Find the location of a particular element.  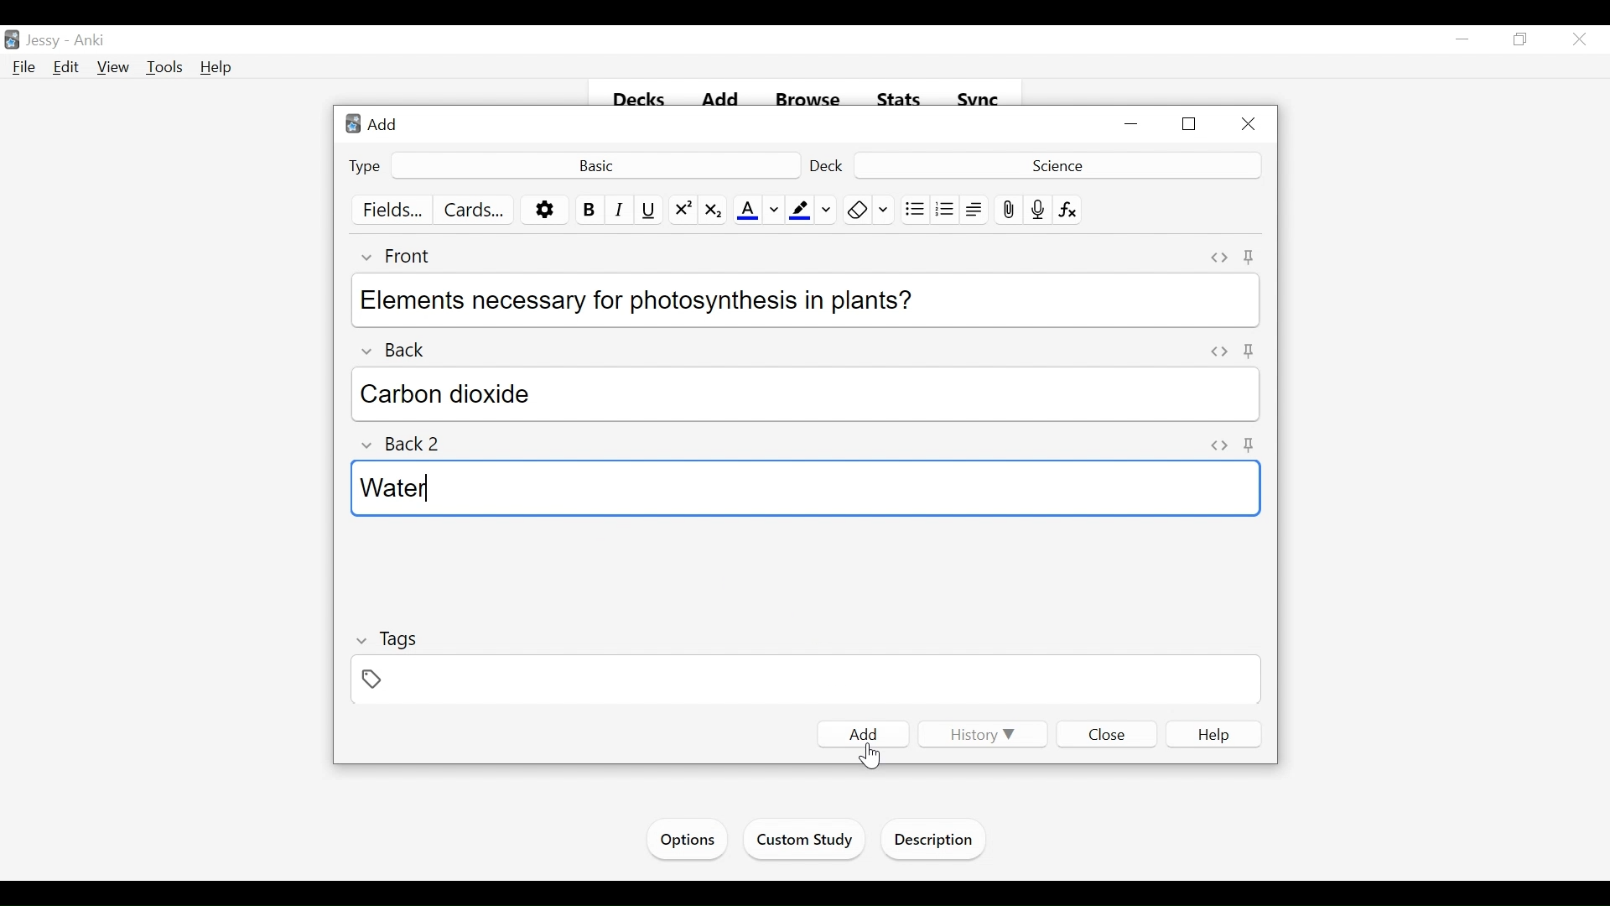

Water is located at coordinates (802, 488).